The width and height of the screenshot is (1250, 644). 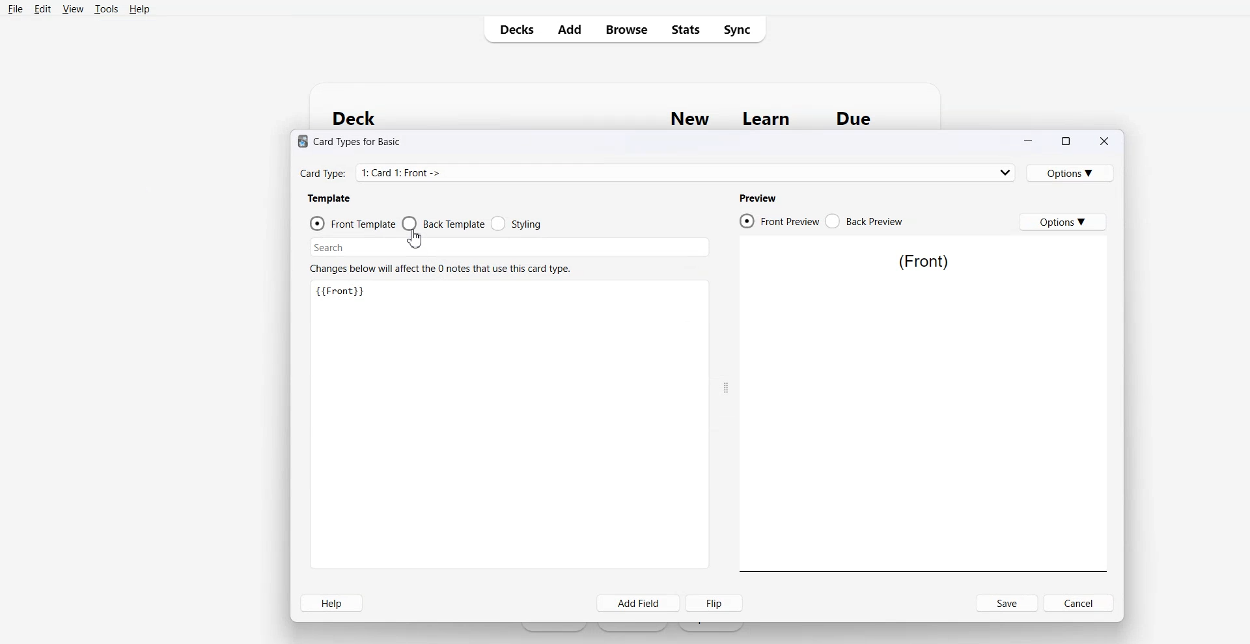 What do you see at coordinates (139, 9) in the screenshot?
I see `Help` at bounding box center [139, 9].